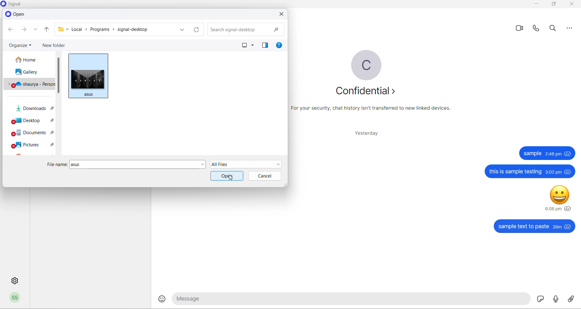 The height and width of the screenshot is (309, 581). I want to click on , so click(265, 45).